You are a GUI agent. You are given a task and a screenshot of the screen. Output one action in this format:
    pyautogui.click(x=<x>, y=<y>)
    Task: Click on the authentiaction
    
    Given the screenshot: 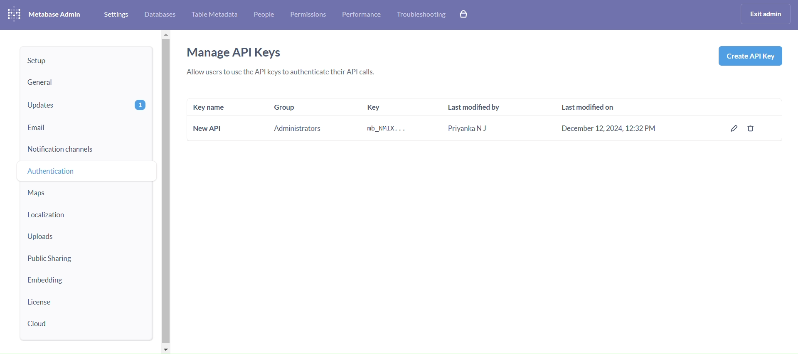 What is the action you would take?
    pyautogui.click(x=87, y=171)
    